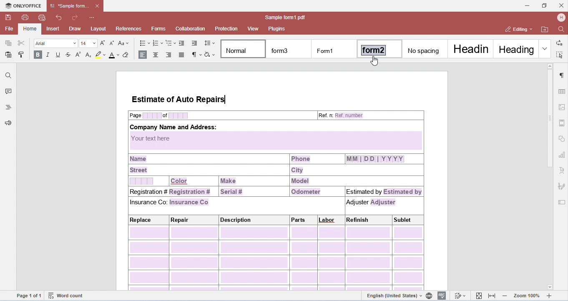 Image resolution: width=568 pixels, height=301 pixels. What do you see at coordinates (334, 49) in the screenshot?
I see `form1` at bounding box center [334, 49].